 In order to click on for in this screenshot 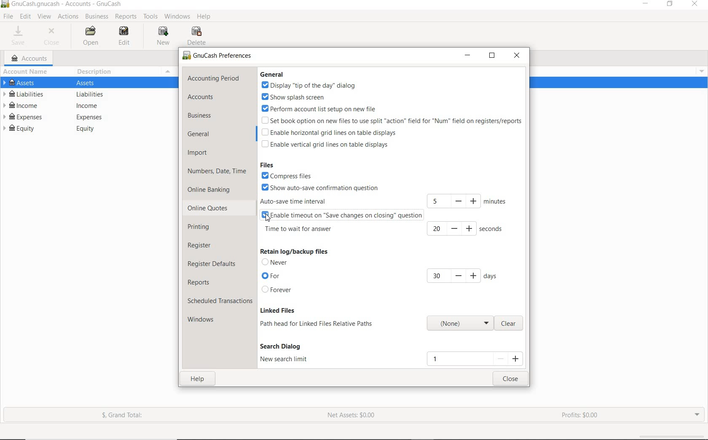, I will do `click(272, 276)`.